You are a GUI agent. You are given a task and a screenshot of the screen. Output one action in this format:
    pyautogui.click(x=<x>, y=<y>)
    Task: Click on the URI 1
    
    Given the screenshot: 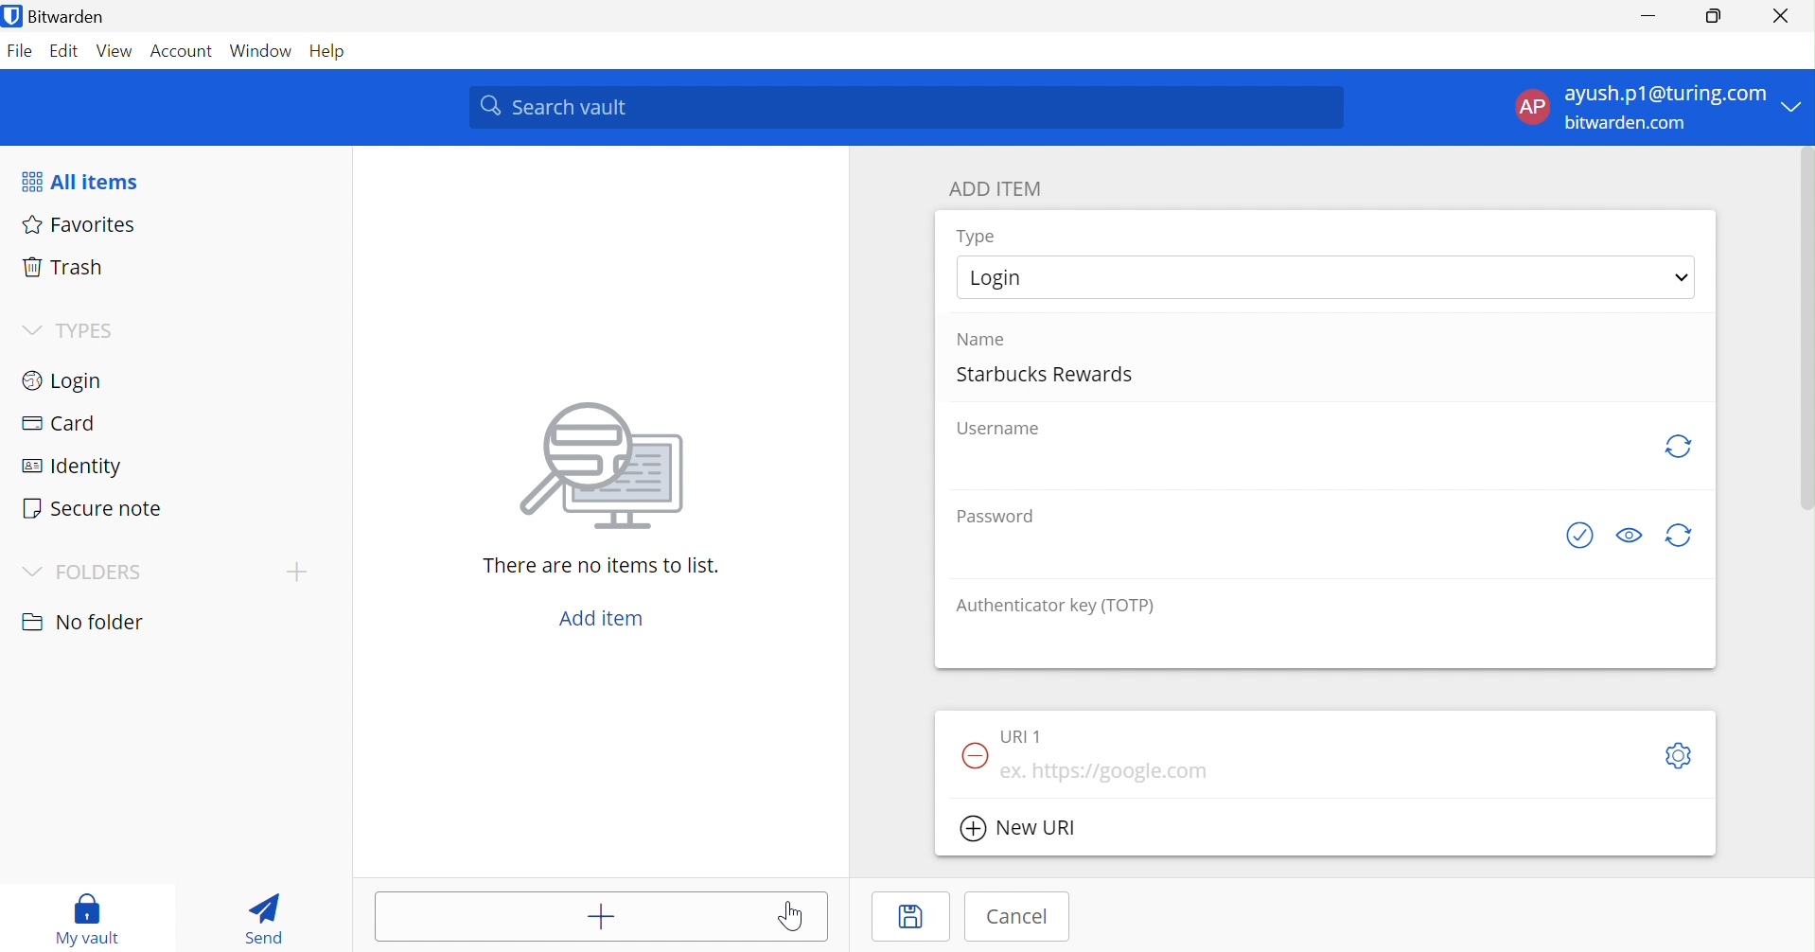 What is the action you would take?
    pyautogui.click(x=1026, y=736)
    